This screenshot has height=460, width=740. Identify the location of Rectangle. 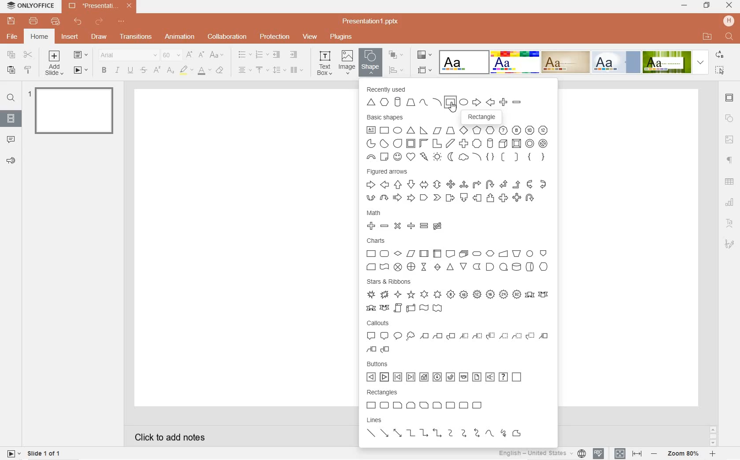
(370, 405).